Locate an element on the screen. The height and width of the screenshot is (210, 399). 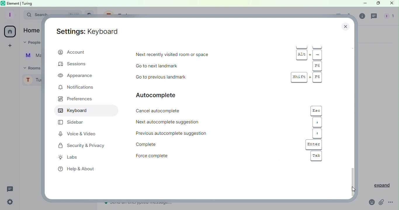
Emoji is located at coordinates (371, 202).